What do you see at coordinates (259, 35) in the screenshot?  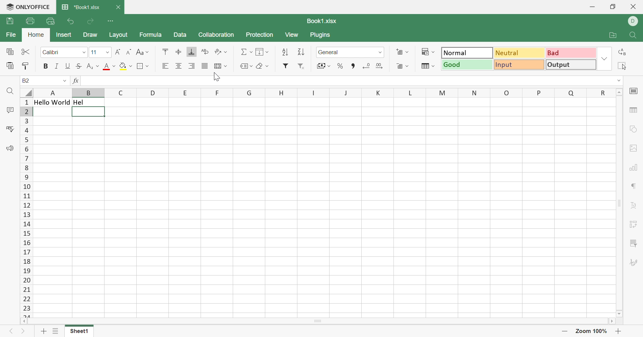 I see `Protection` at bounding box center [259, 35].